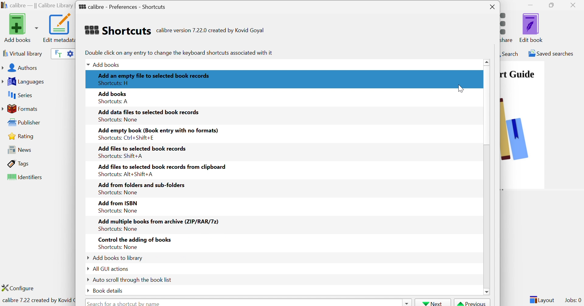  What do you see at coordinates (157, 130) in the screenshot?
I see `Add empty book (Book entry with no formats)` at bounding box center [157, 130].